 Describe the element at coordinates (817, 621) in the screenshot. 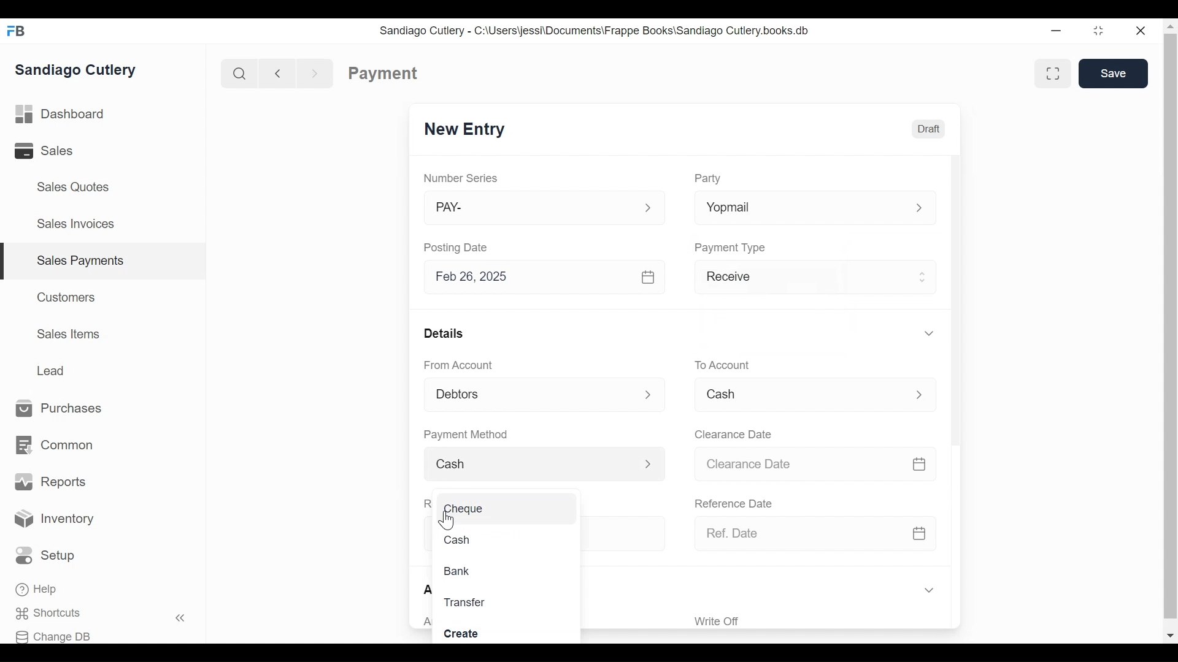

I see `‘Write Off` at that location.